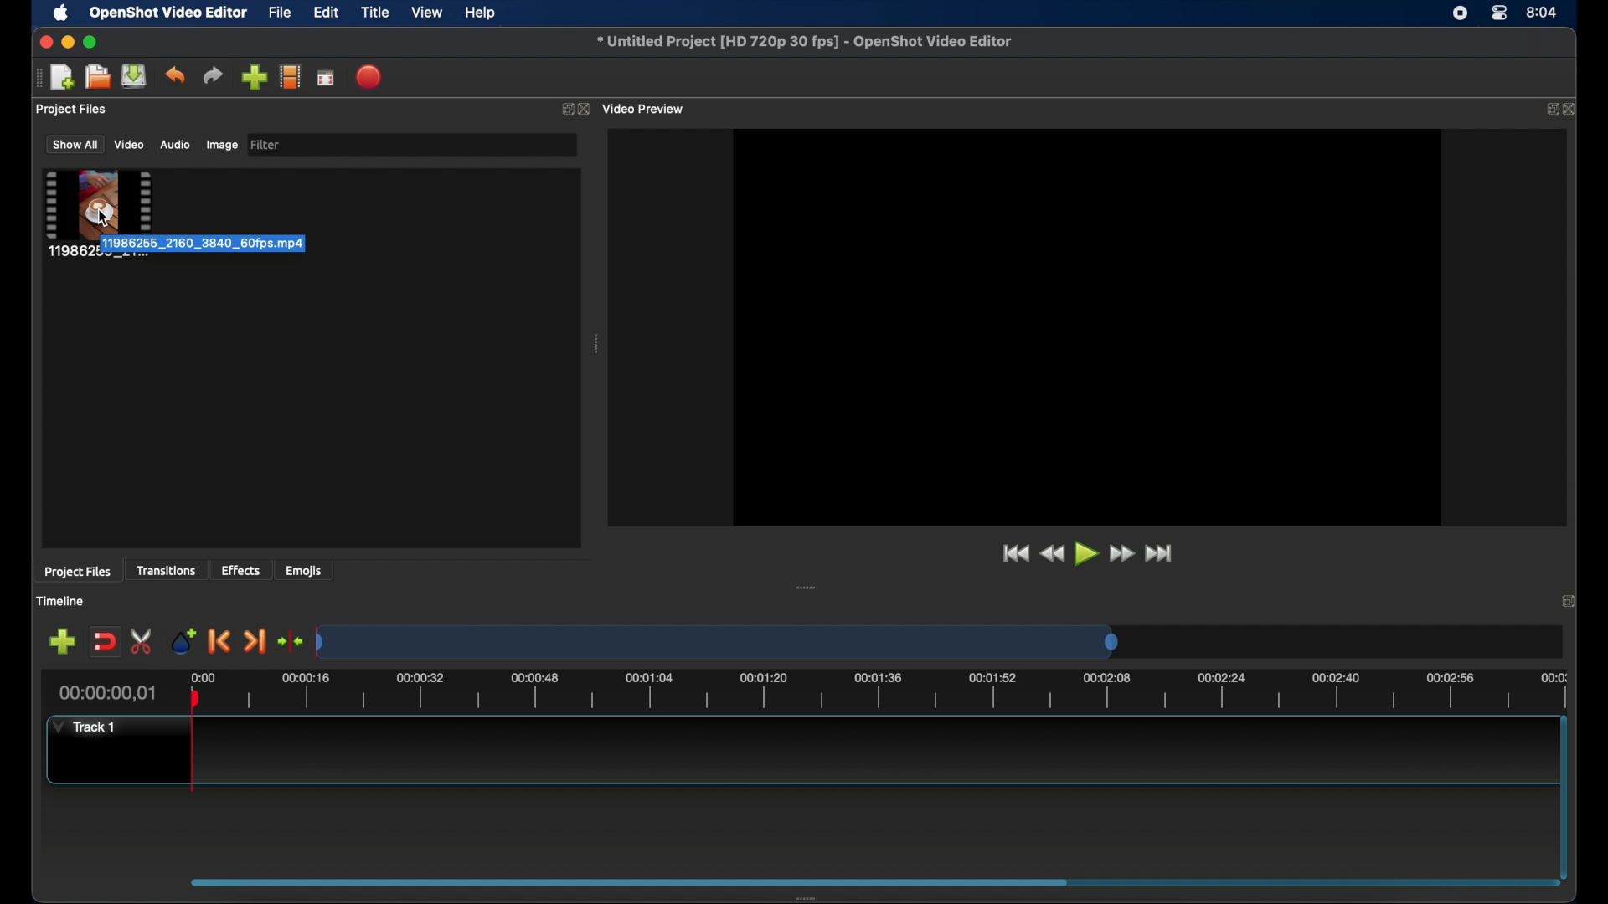 This screenshot has width=1608, height=904. Describe the element at coordinates (213, 74) in the screenshot. I see `redo` at that location.